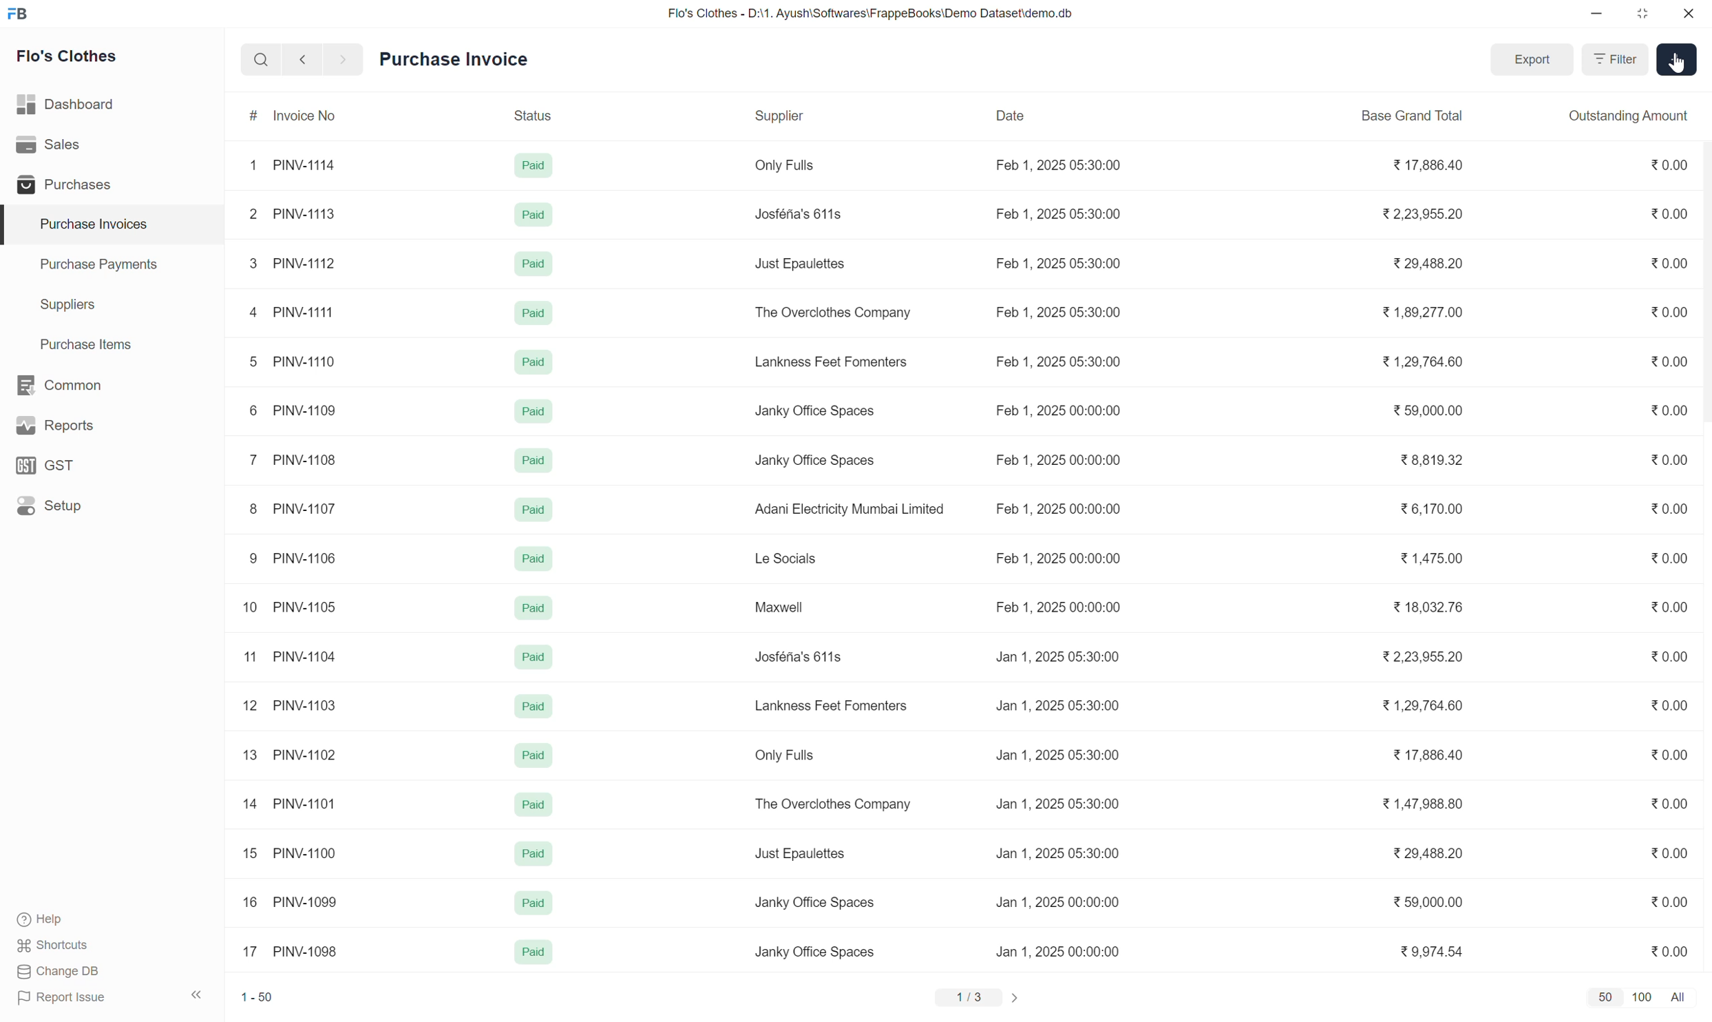 This screenshot has height=1022, width=1712. Describe the element at coordinates (1669, 508) in the screenshot. I see `0.00` at that location.